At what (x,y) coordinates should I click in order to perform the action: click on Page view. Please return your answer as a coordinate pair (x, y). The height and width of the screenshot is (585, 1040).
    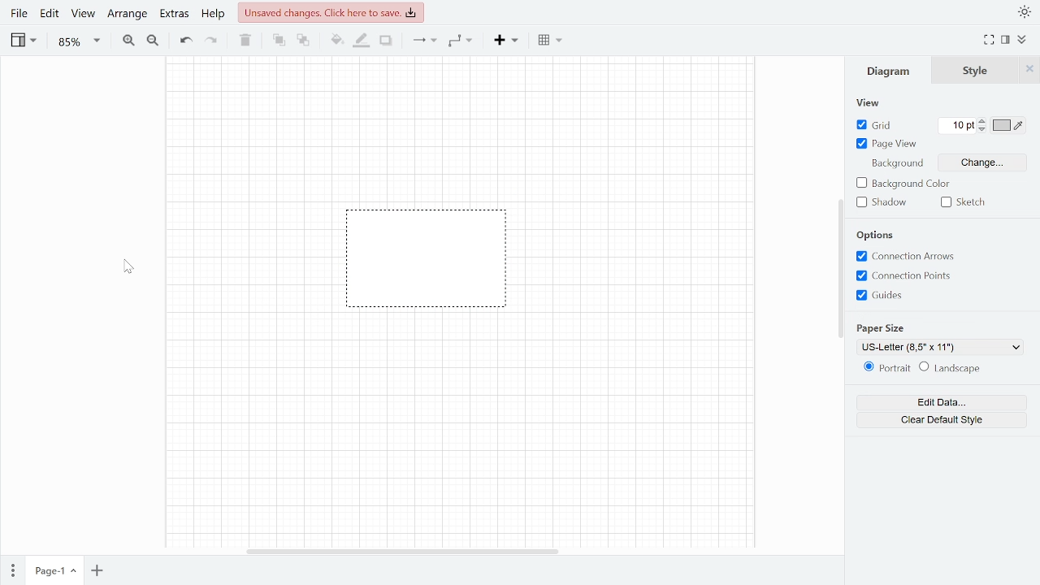
    Looking at the image, I should click on (888, 145).